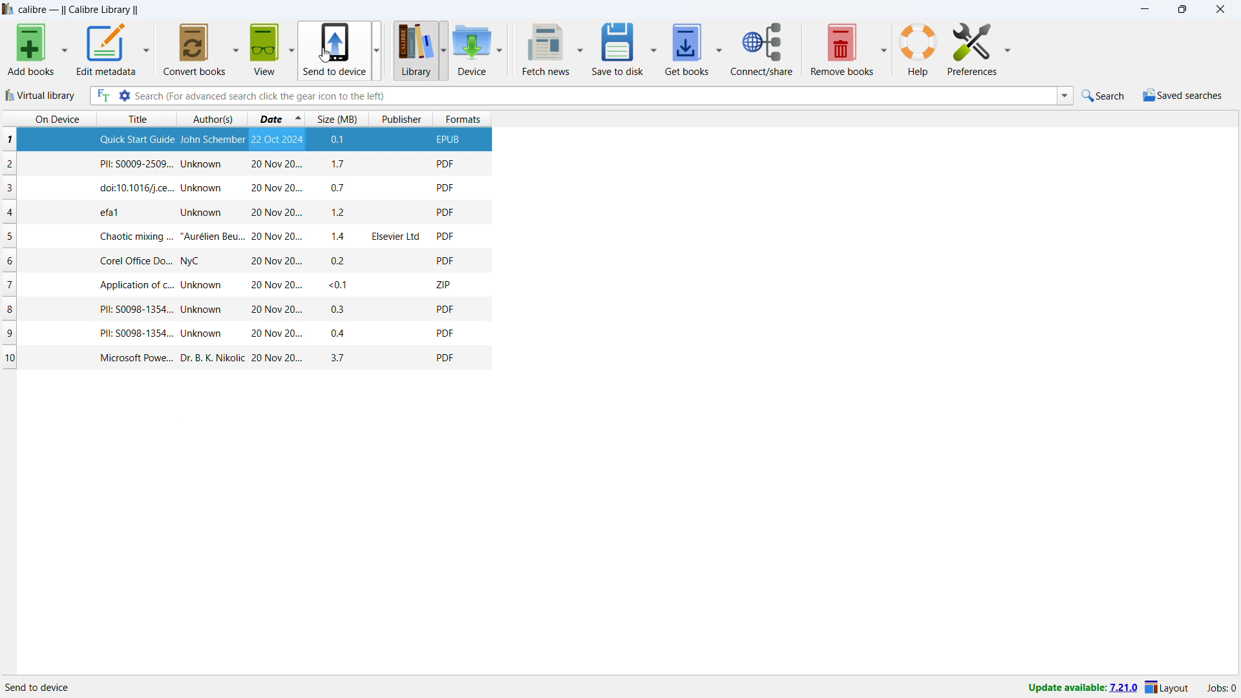 The height and width of the screenshot is (698, 1241). Describe the element at coordinates (79, 10) in the screenshot. I see `title` at that location.